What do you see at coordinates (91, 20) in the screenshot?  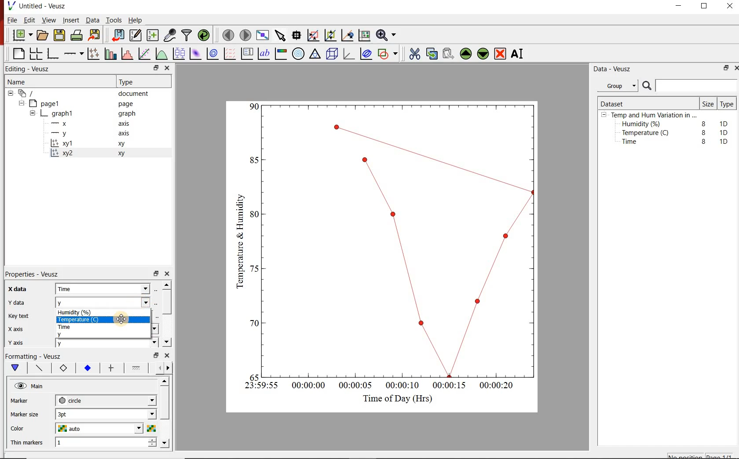 I see `Data` at bounding box center [91, 20].